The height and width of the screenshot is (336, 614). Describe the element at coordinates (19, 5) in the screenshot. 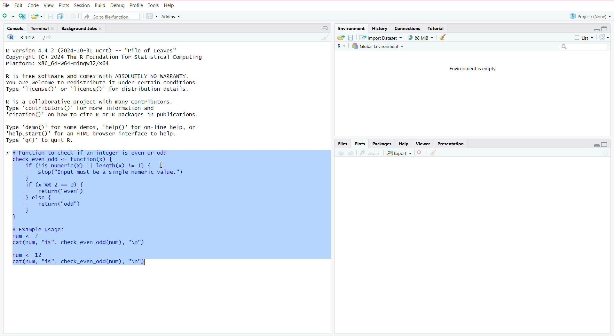

I see `edit` at that location.